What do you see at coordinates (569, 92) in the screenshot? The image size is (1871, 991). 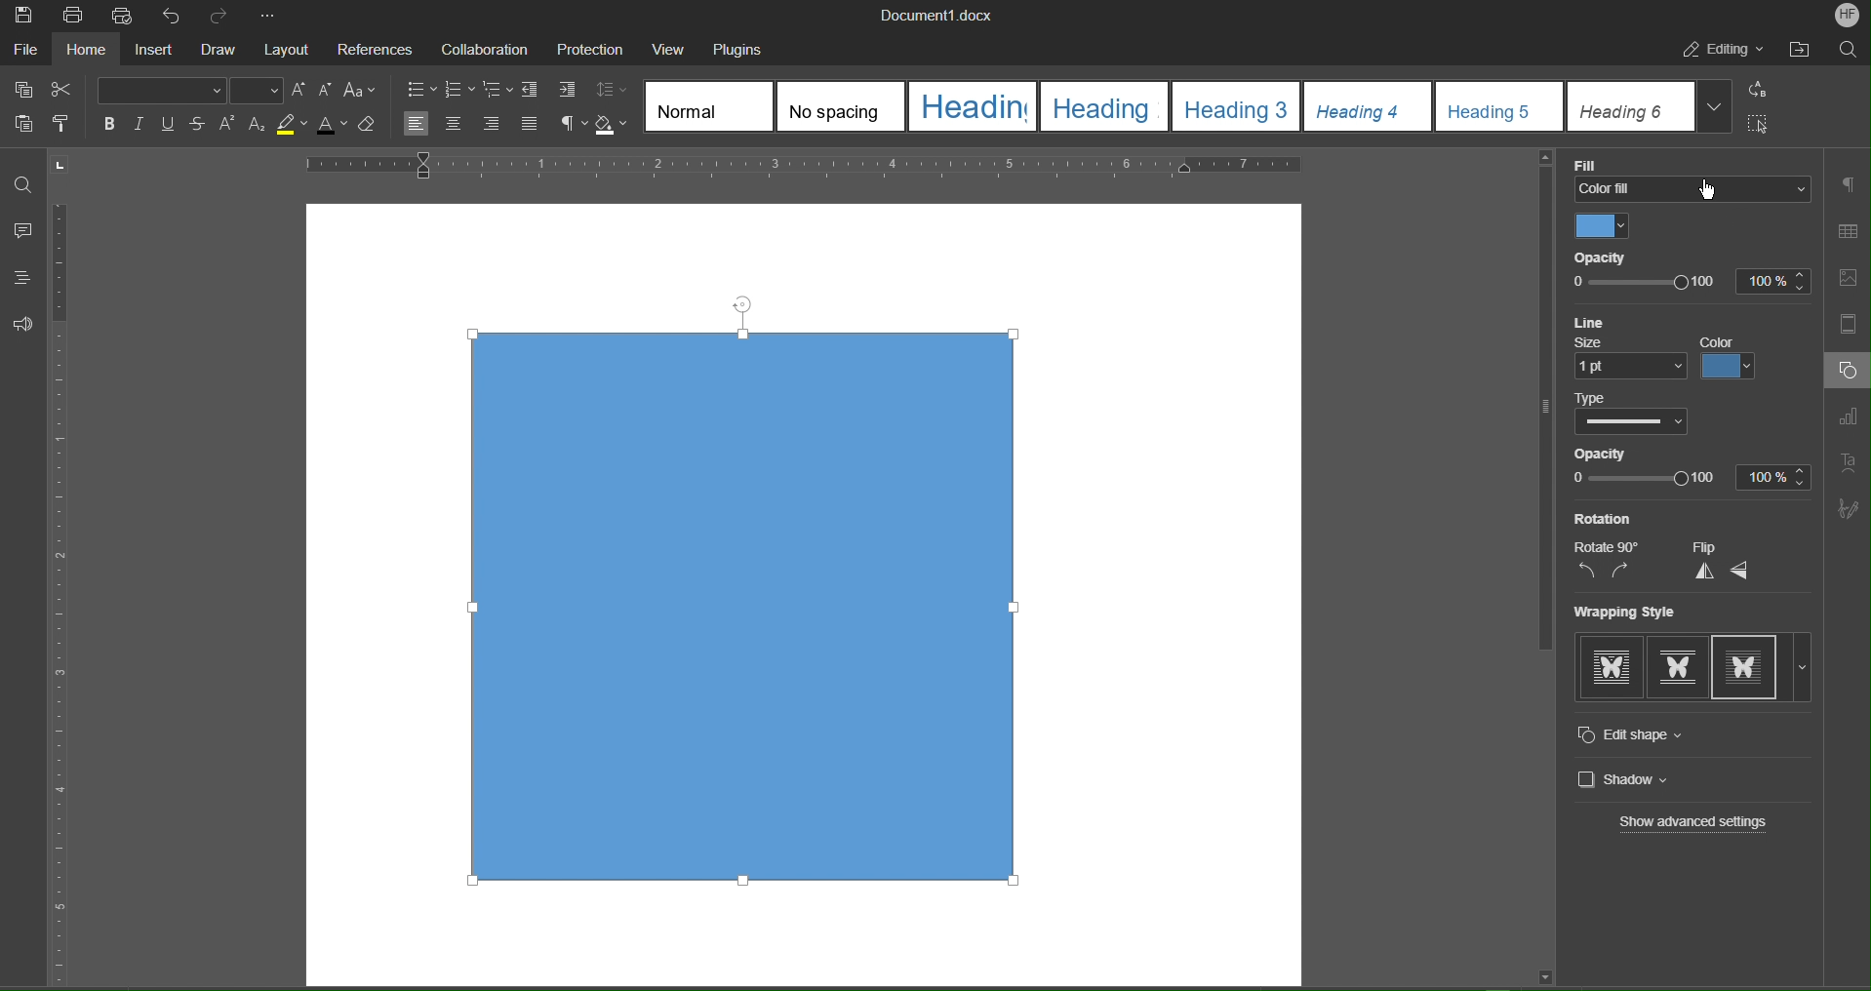 I see `Increase Indent` at bounding box center [569, 92].